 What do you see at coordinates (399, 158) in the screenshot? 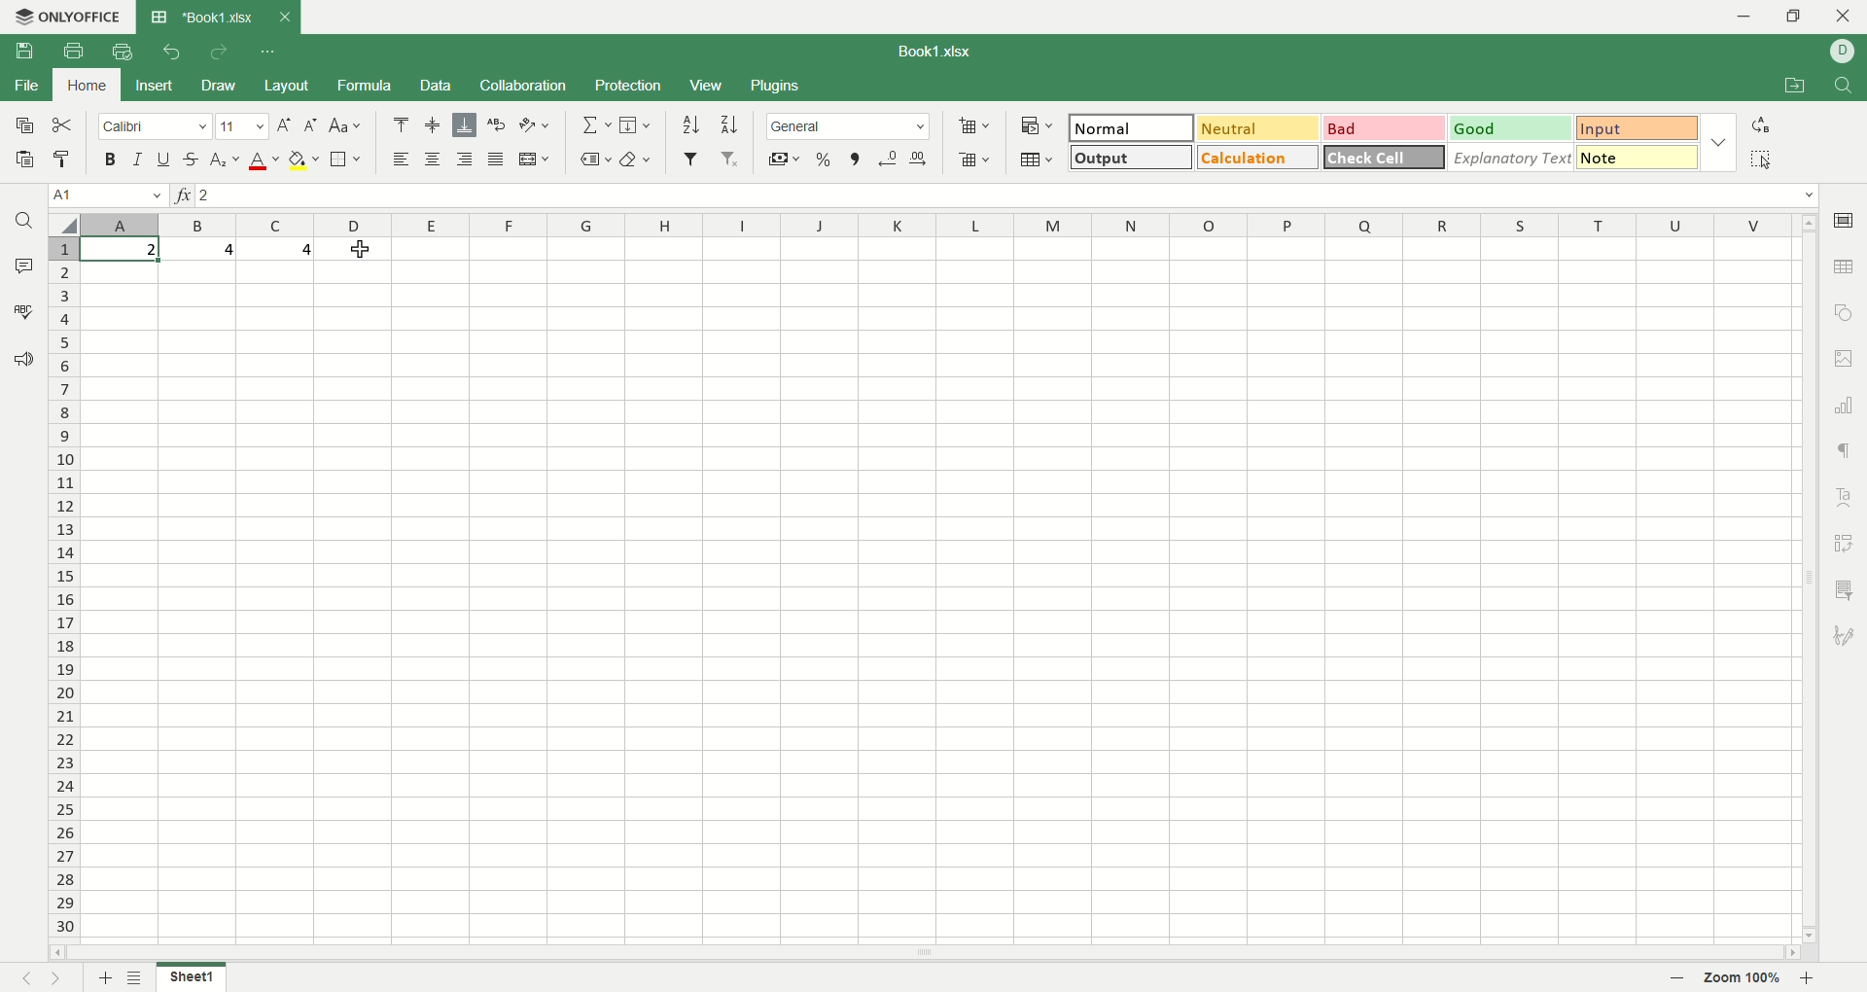
I see `align left` at bounding box center [399, 158].